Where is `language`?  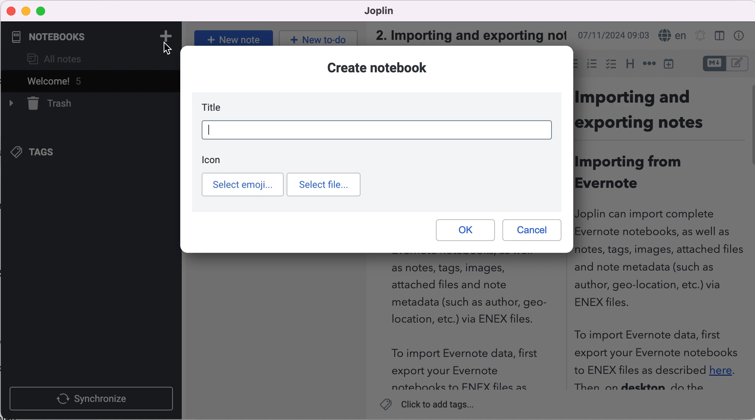
language is located at coordinates (670, 36).